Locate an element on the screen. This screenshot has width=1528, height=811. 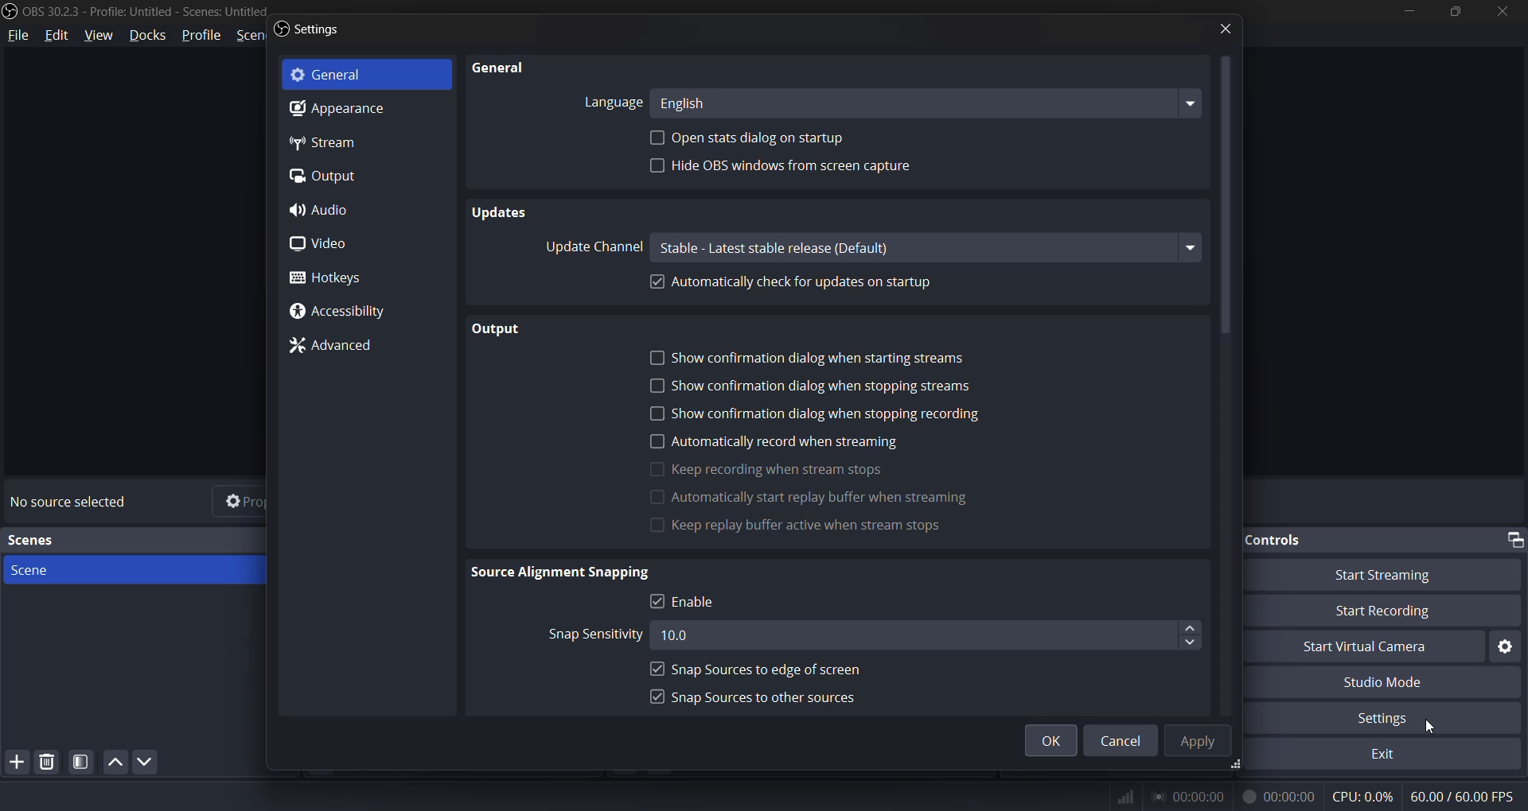
apply is located at coordinates (1192, 741).